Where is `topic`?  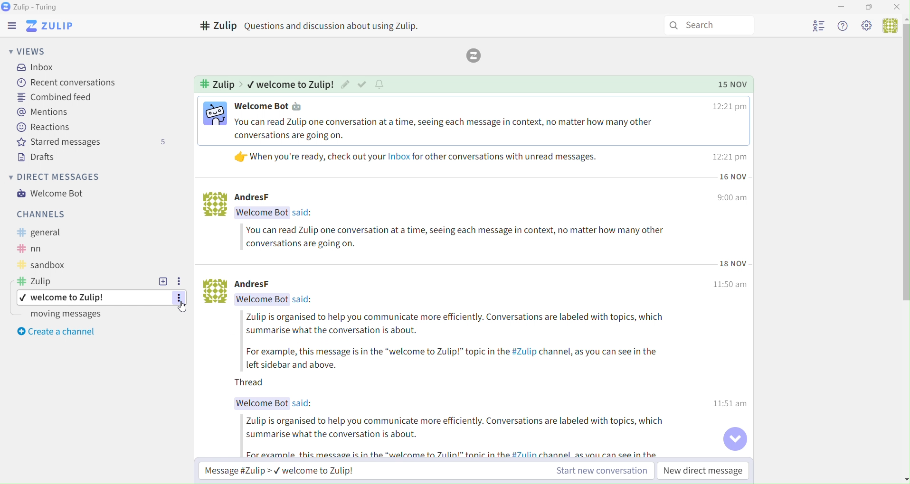 topic is located at coordinates (72, 298).